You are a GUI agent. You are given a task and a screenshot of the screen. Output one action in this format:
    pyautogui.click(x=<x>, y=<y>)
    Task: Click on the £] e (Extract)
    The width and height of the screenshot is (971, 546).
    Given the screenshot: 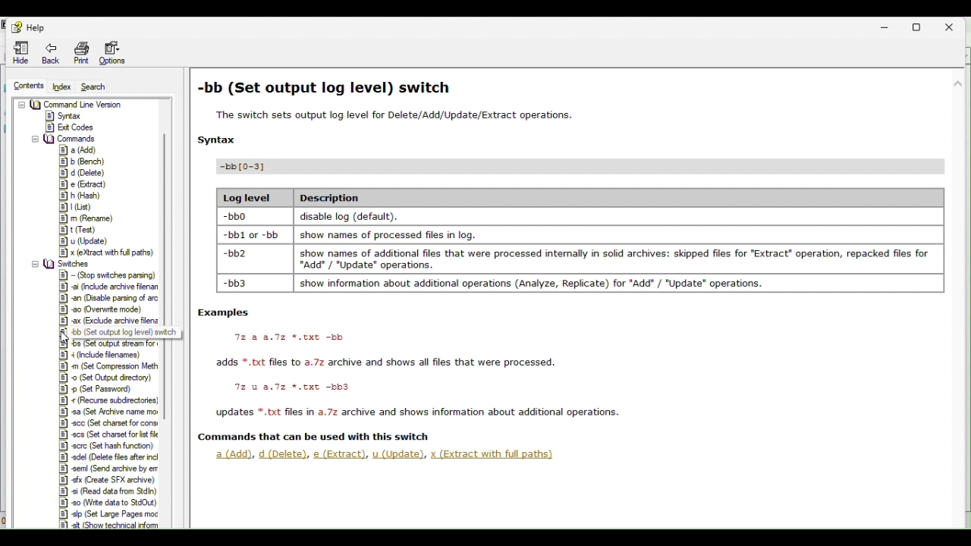 What is the action you would take?
    pyautogui.click(x=86, y=185)
    